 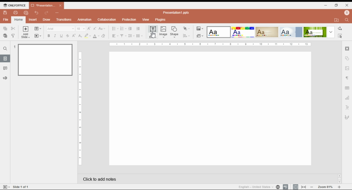 What do you see at coordinates (295, 187) in the screenshot?
I see `fit slide` at bounding box center [295, 187].